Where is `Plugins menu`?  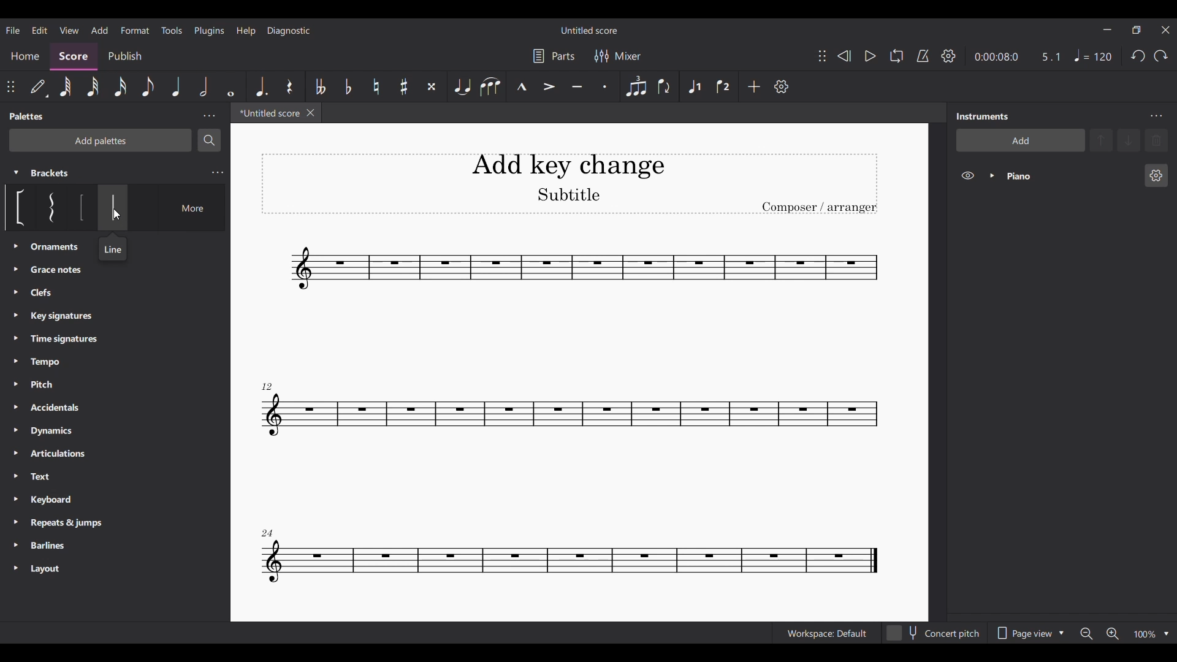
Plugins menu is located at coordinates (210, 30).